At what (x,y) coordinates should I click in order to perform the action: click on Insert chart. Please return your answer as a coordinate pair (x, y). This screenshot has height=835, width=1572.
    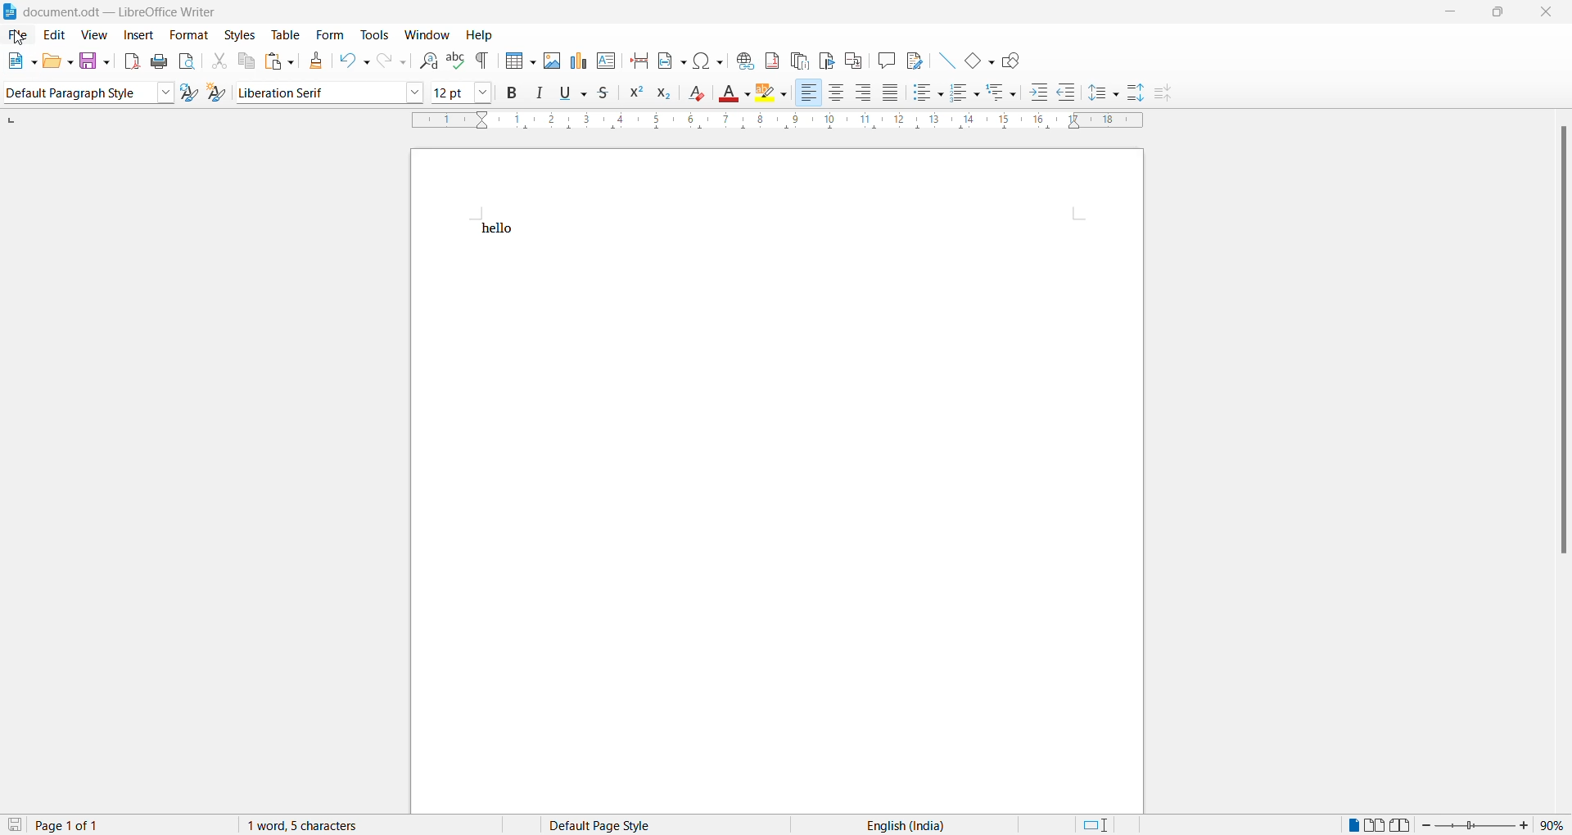
    Looking at the image, I should click on (576, 61).